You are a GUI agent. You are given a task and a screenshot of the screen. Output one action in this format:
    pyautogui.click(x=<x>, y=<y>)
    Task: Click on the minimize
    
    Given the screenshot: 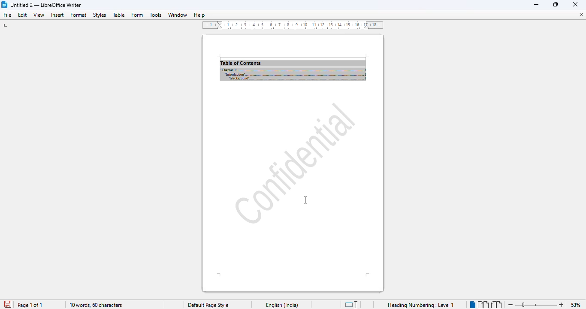 What is the action you would take?
    pyautogui.click(x=537, y=4)
    